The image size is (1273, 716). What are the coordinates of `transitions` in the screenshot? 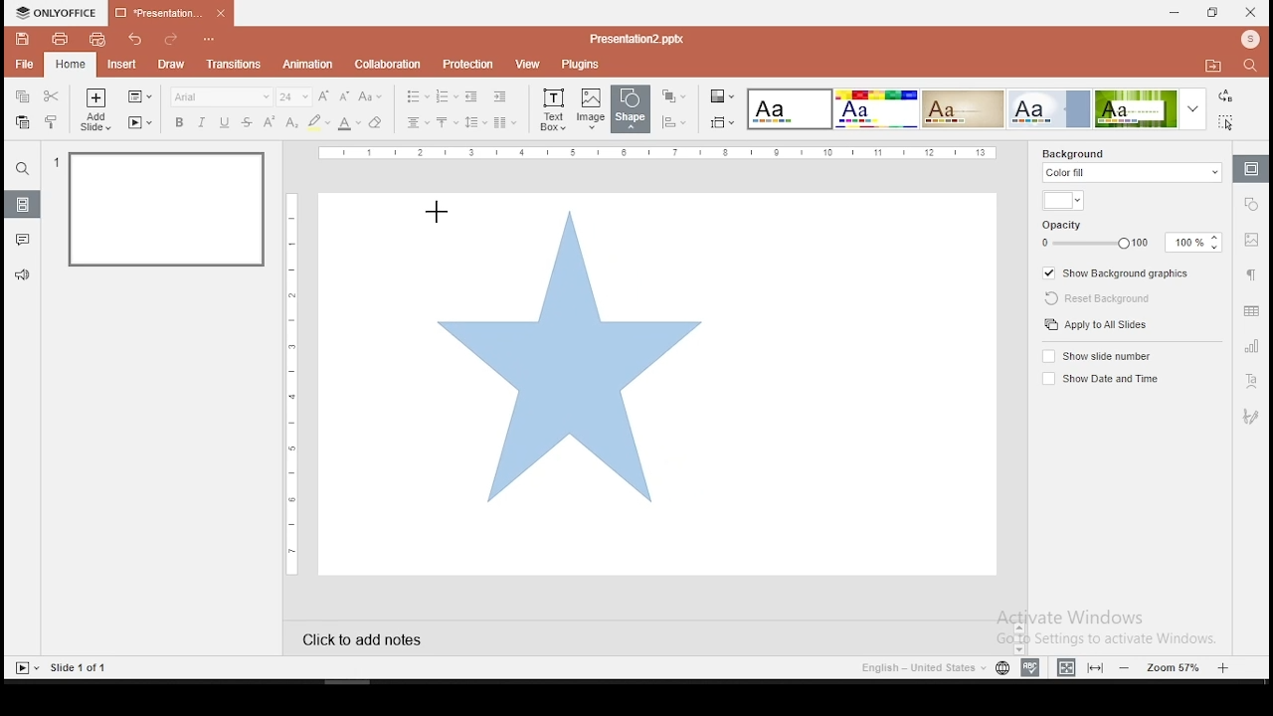 It's located at (234, 67).